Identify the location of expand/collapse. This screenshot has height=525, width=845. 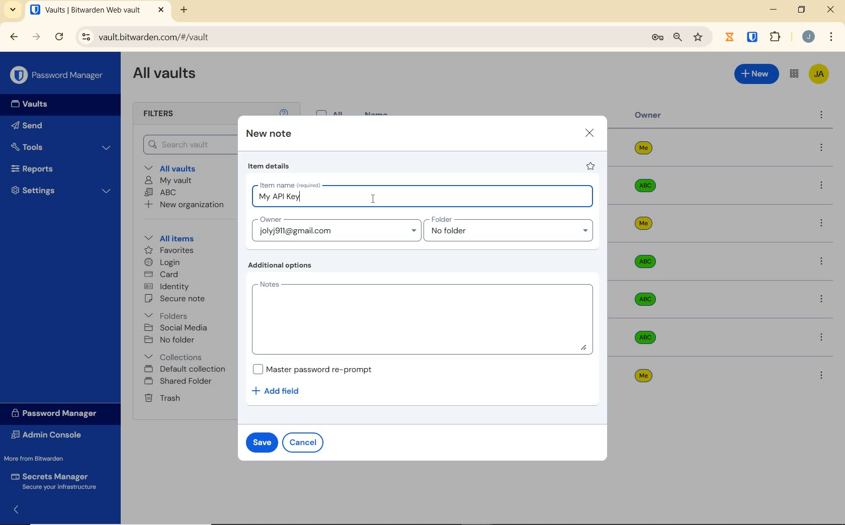
(18, 508).